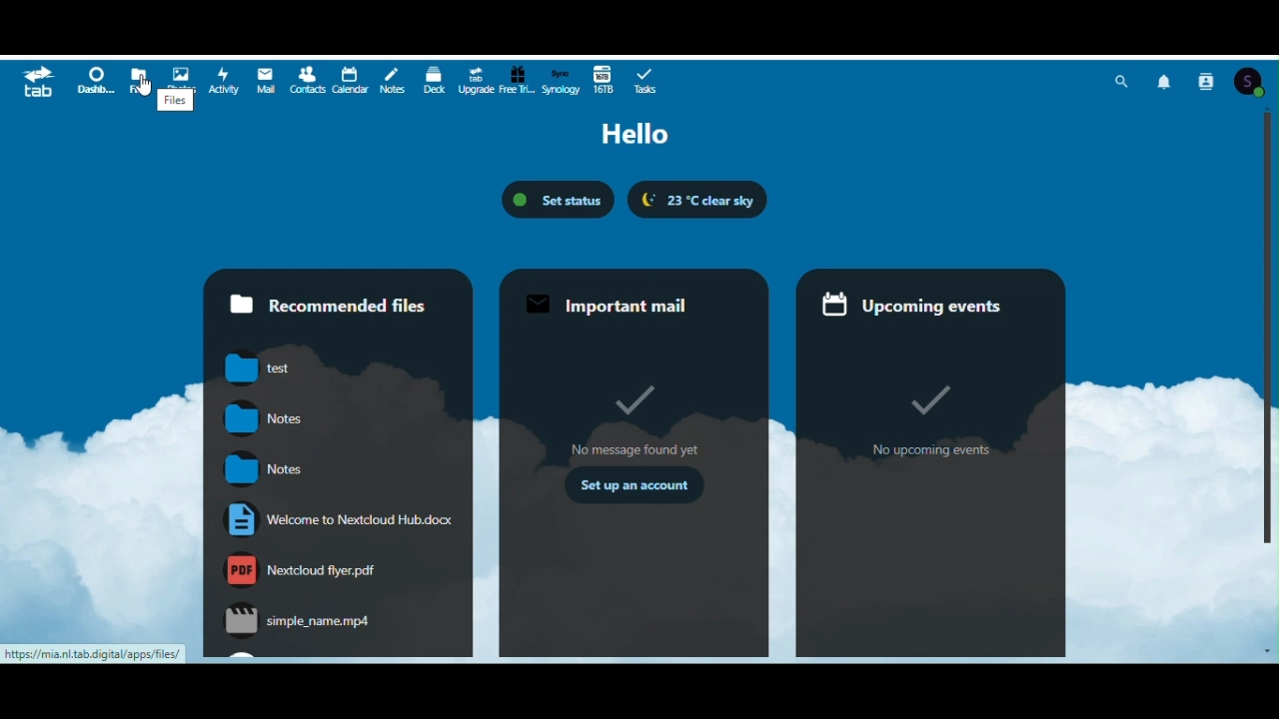 The height and width of the screenshot is (719, 1279). I want to click on Vertical scrollbar, so click(1269, 330).